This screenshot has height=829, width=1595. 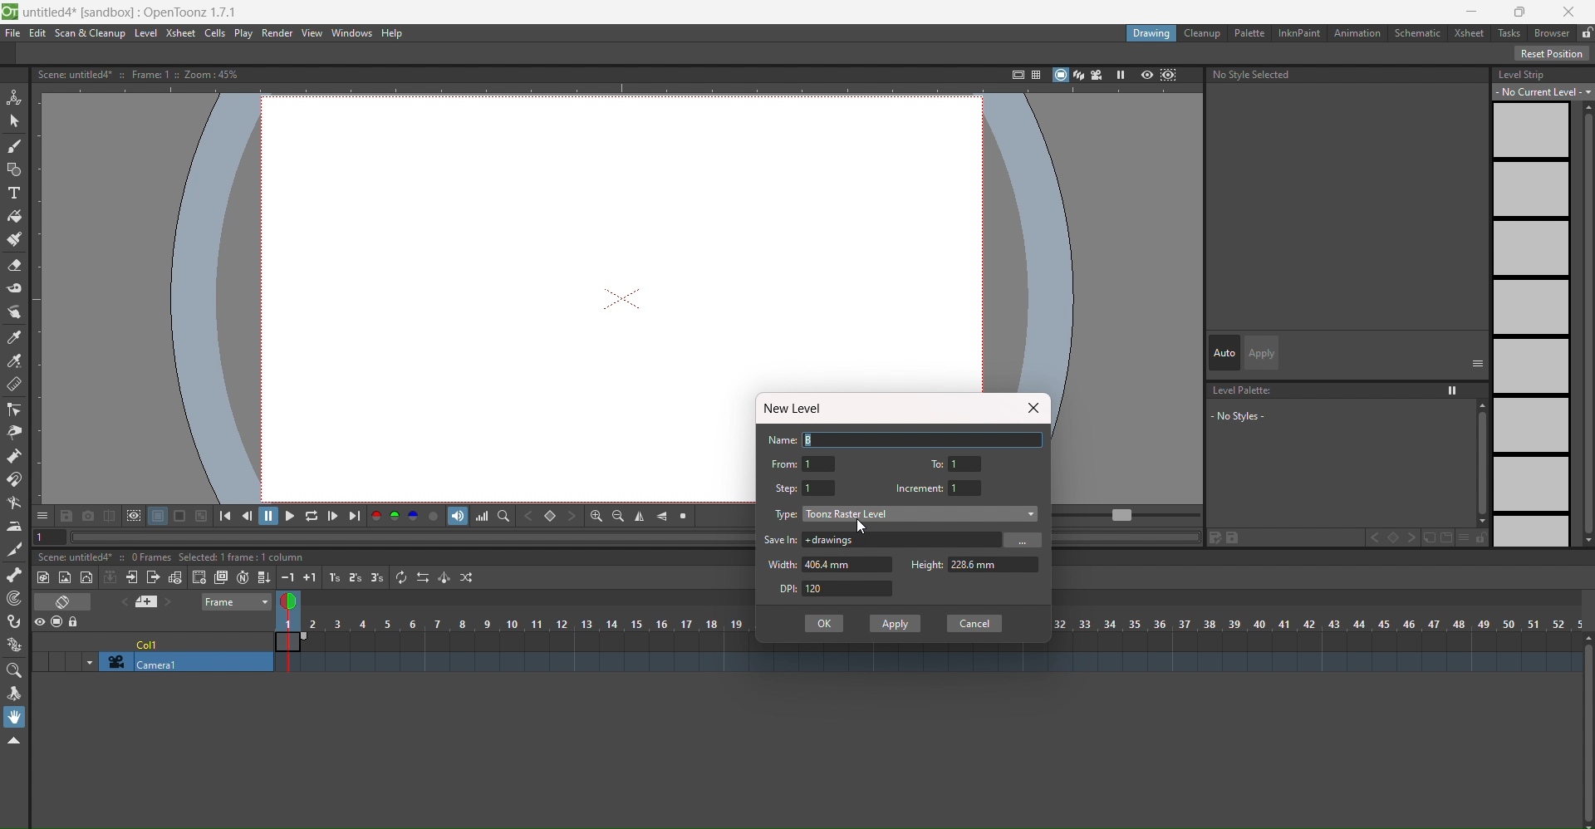 What do you see at coordinates (444, 577) in the screenshot?
I see `swing` at bounding box center [444, 577].